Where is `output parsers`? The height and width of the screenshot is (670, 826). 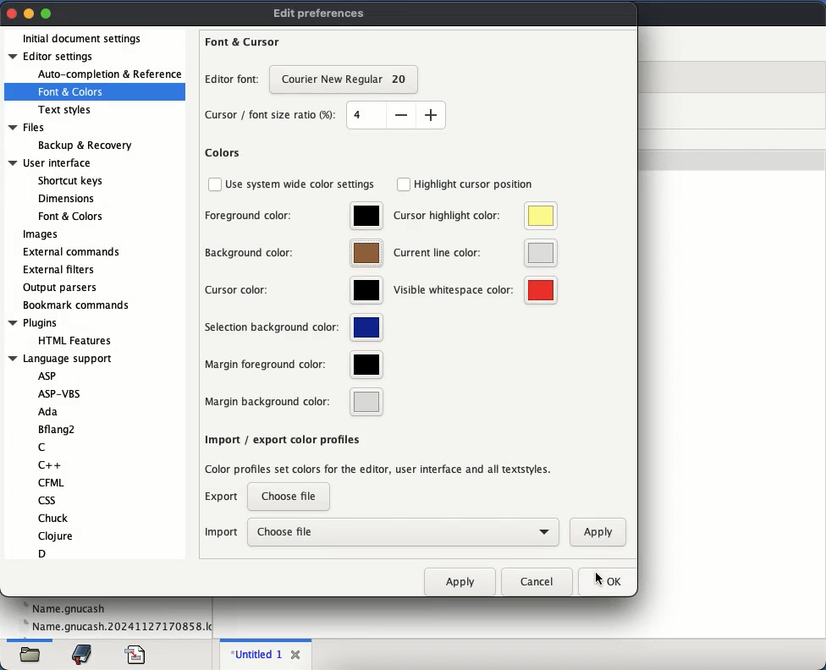
output parsers is located at coordinates (63, 288).